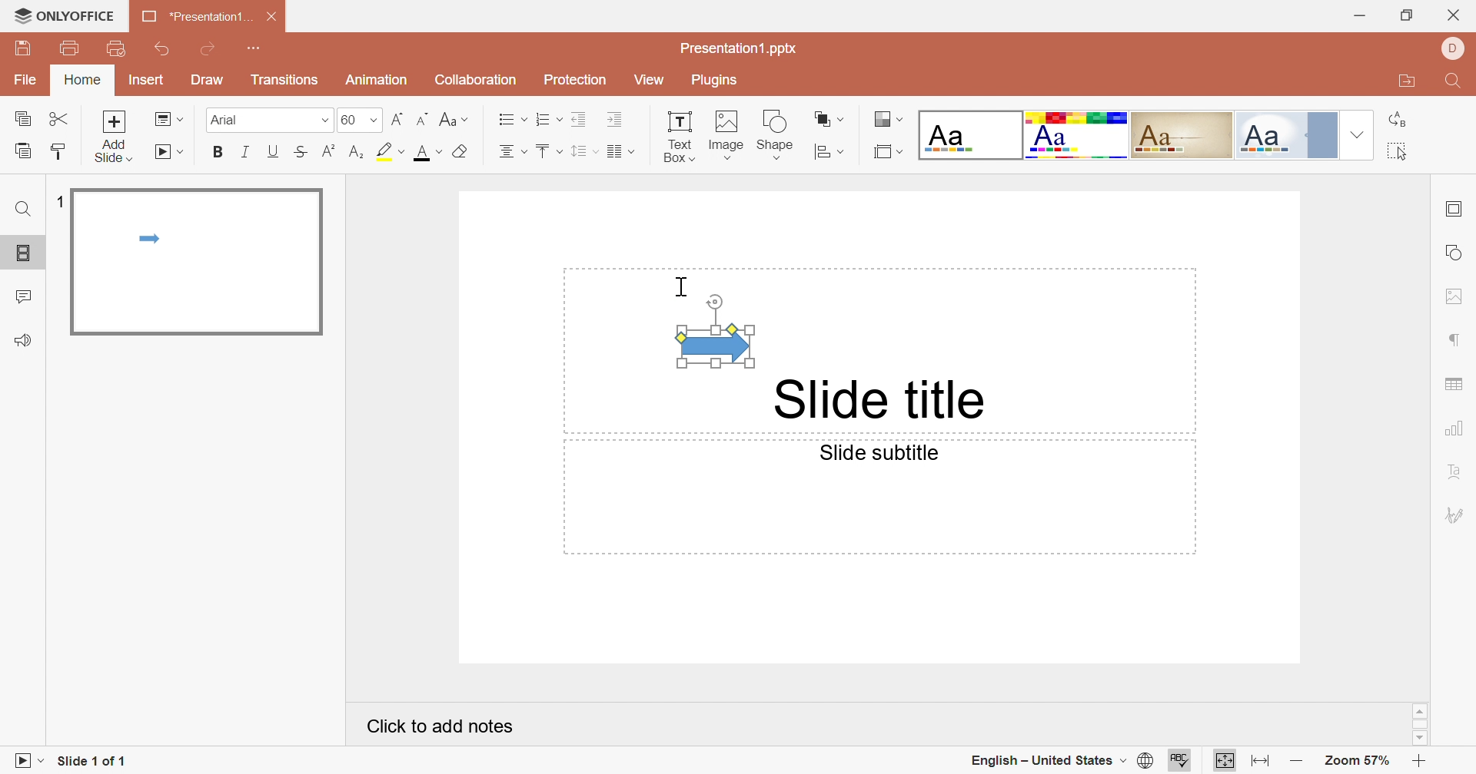 Image resolution: width=1476 pixels, height=774 pixels. Describe the element at coordinates (1454, 82) in the screenshot. I see `Find` at that location.